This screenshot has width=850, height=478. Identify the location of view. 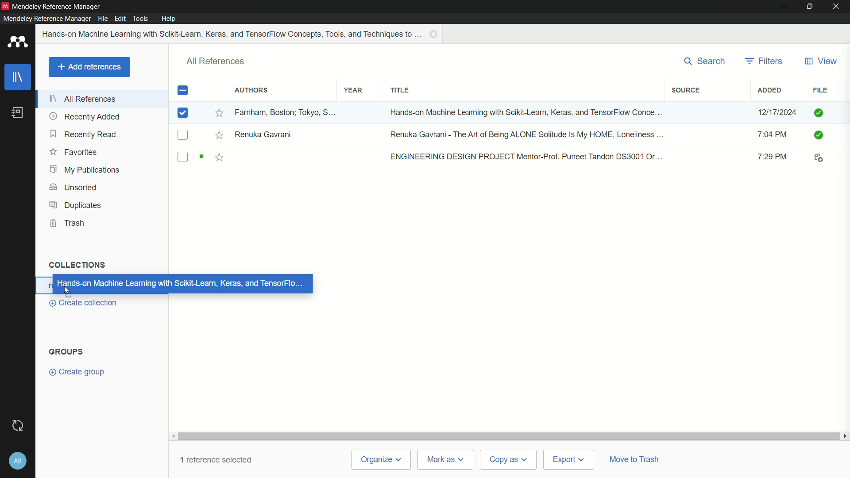
(820, 62).